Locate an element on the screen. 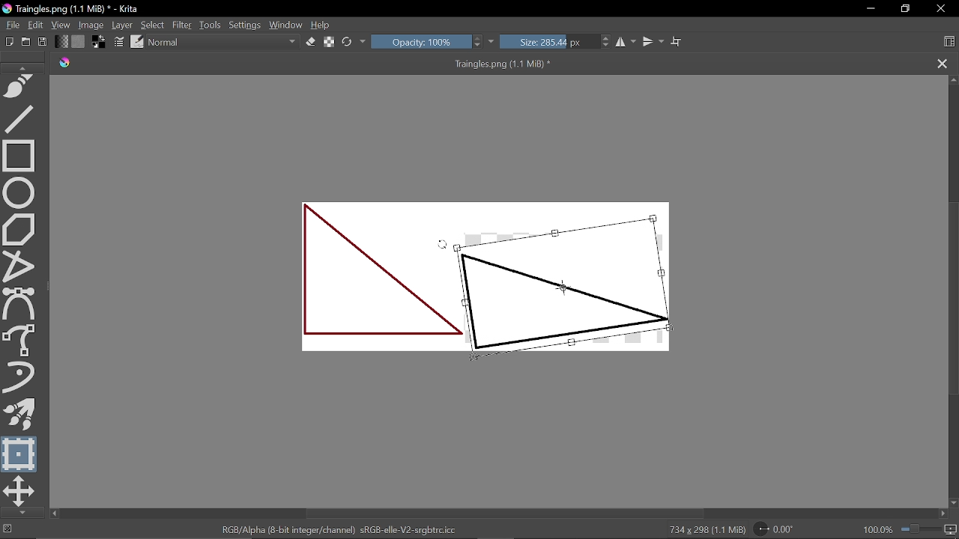 Image resolution: width=959 pixels, height=539 pixels. Eraser is located at coordinates (312, 42).